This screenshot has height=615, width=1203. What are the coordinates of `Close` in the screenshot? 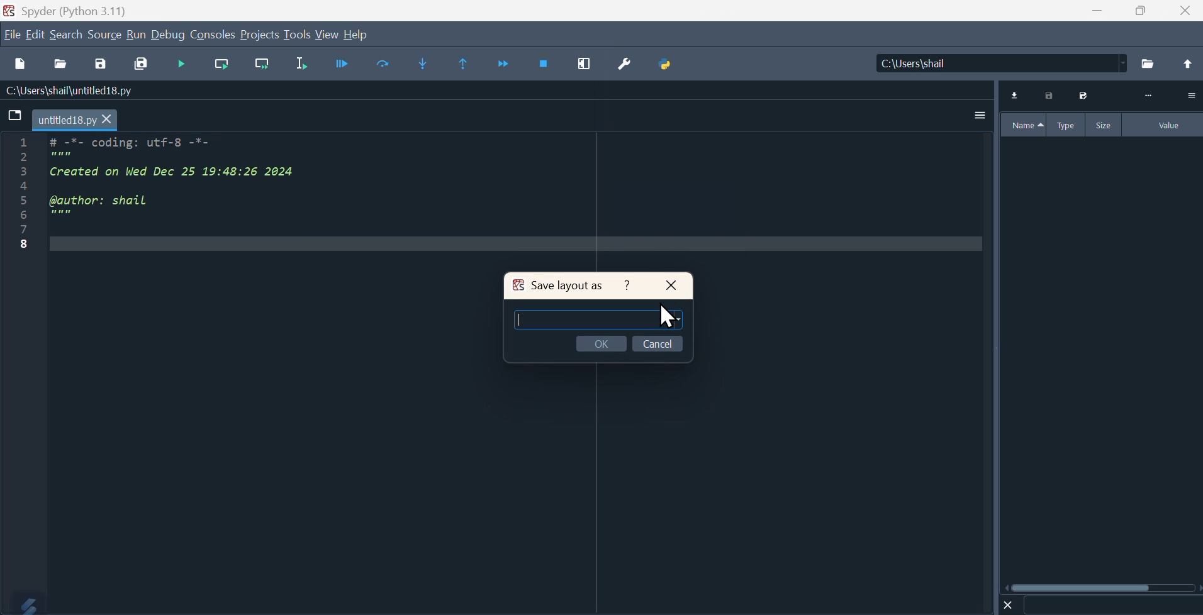 It's located at (671, 286).